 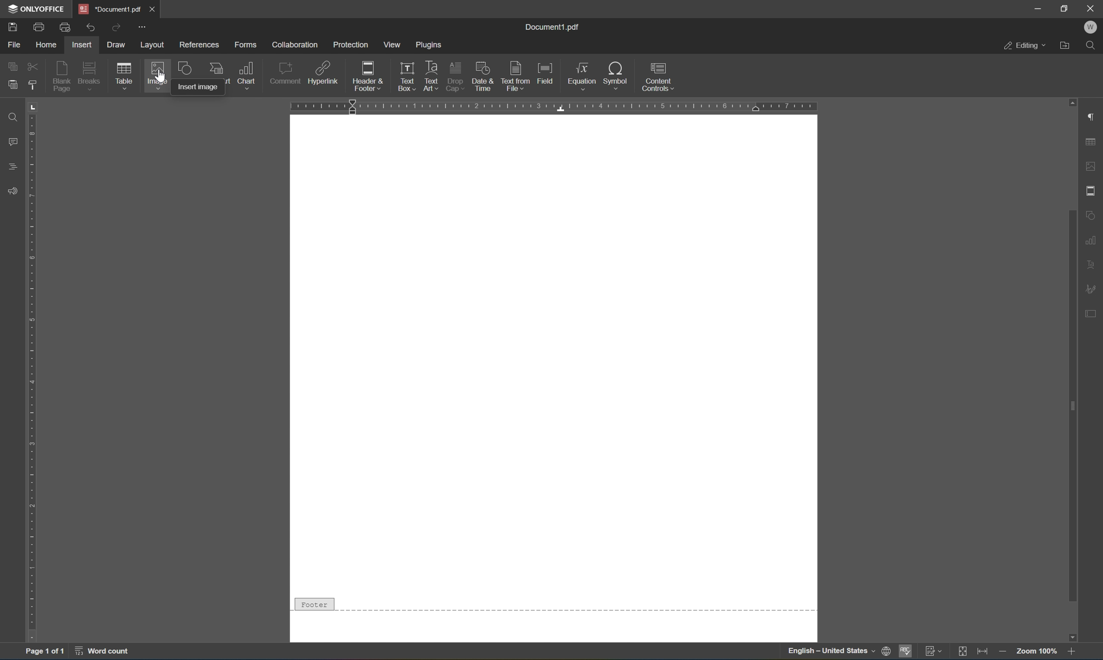 I want to click on insert image, so click(x=195, y=88).